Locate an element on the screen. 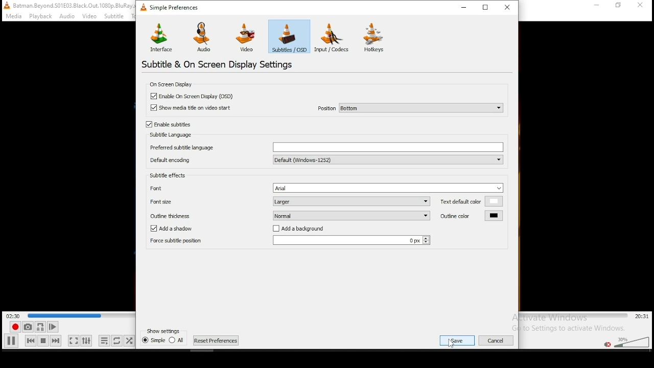  font size  Larger is located at coordinates (289, 201).